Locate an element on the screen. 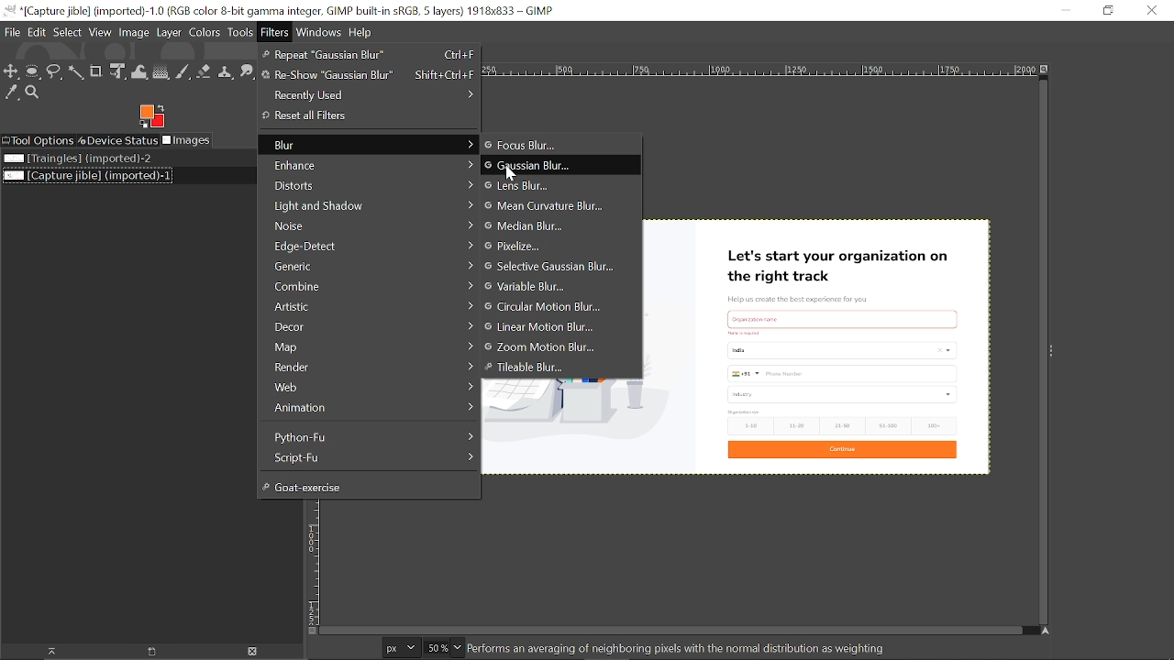  Generic is located at coordinates (369, 266).